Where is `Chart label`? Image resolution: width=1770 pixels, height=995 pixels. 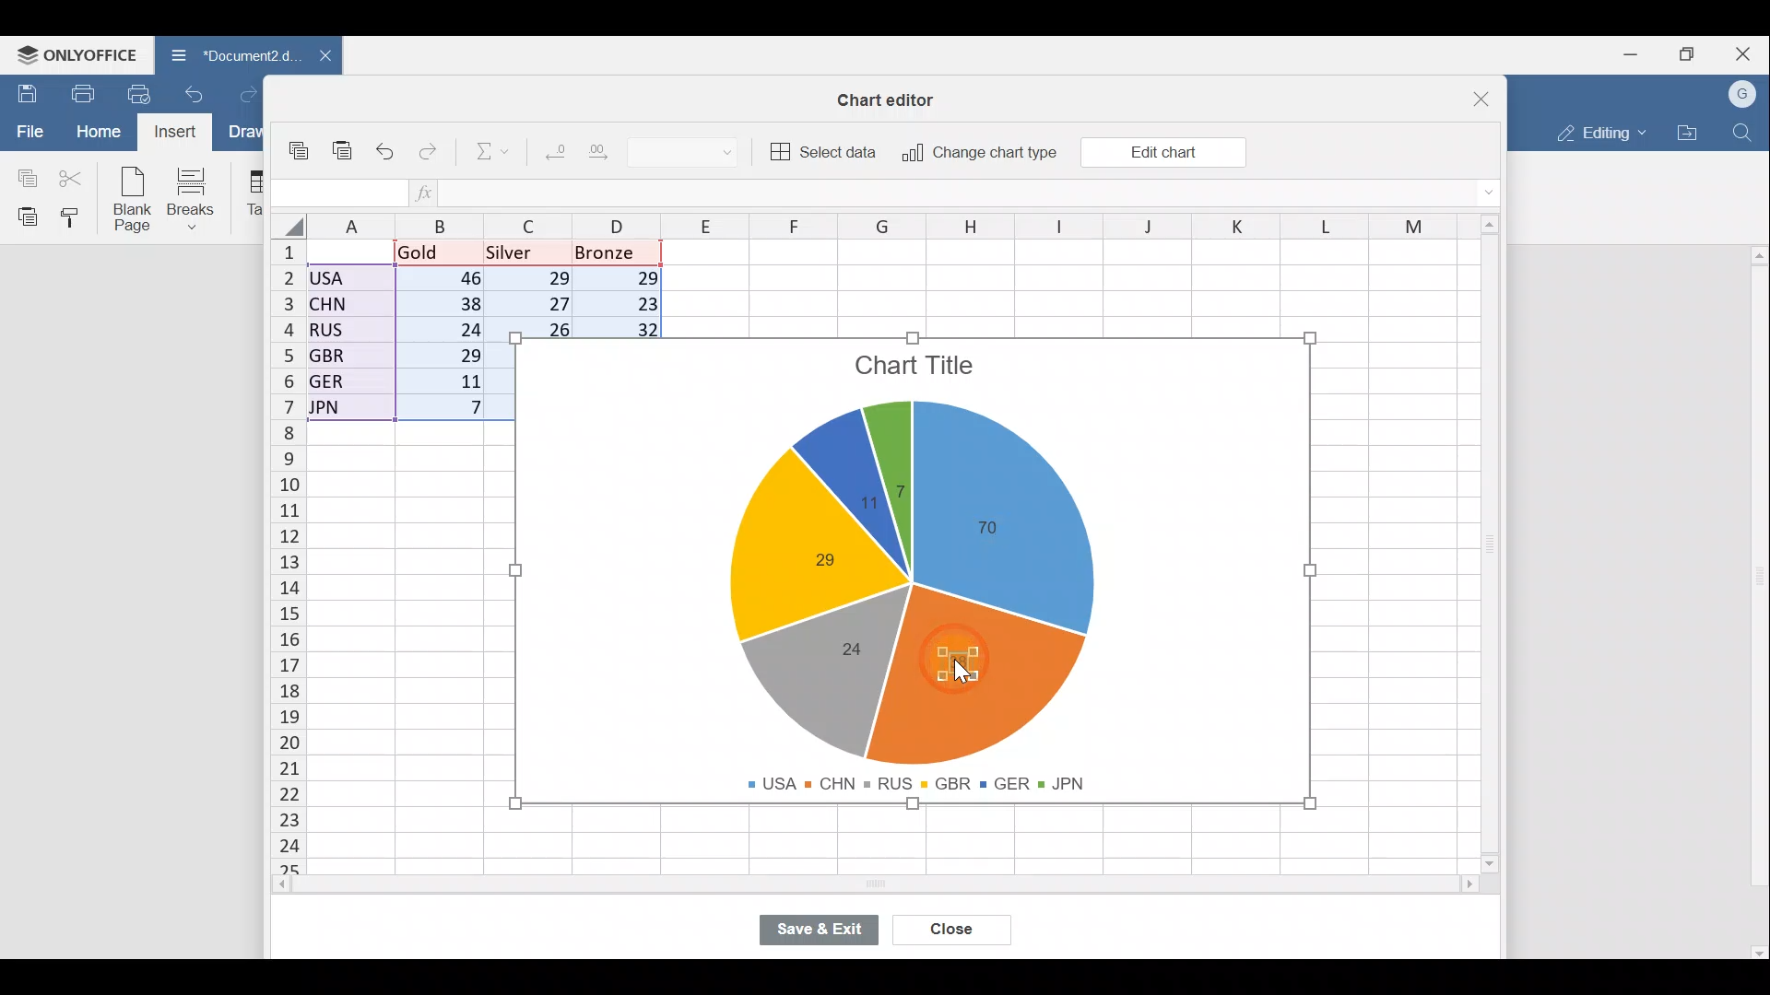
Chart label is located at coordinates (861, 509).